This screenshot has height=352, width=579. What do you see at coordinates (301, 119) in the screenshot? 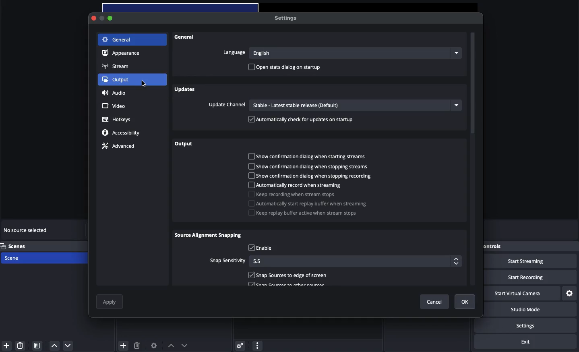
I see `Automatically check for updates on startup` at bounding box center [301, 119].